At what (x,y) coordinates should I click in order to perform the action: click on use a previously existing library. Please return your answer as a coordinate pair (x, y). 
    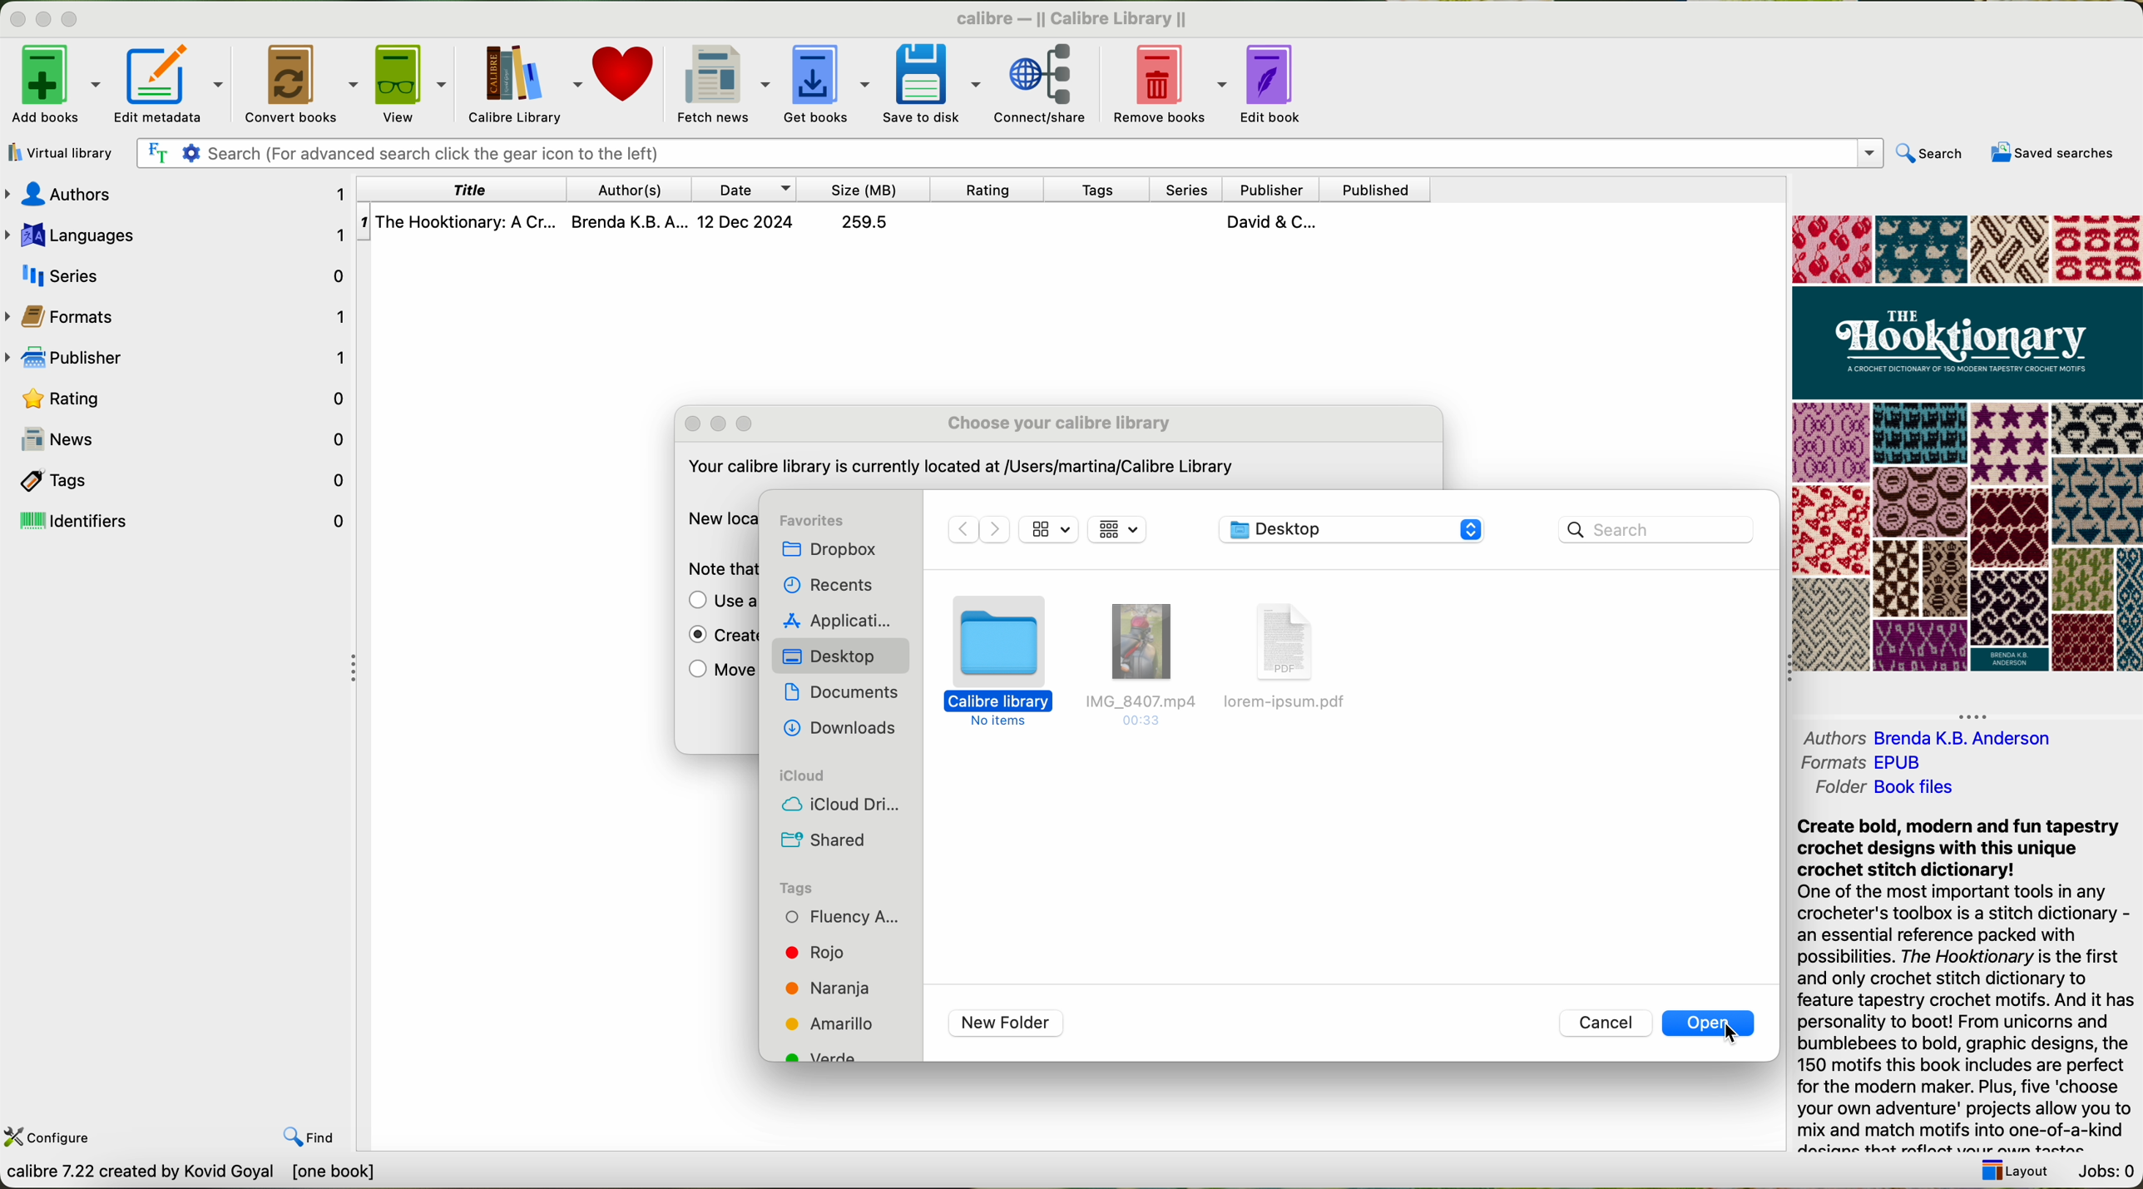
    Looking at the image, I should click on (719, 600).